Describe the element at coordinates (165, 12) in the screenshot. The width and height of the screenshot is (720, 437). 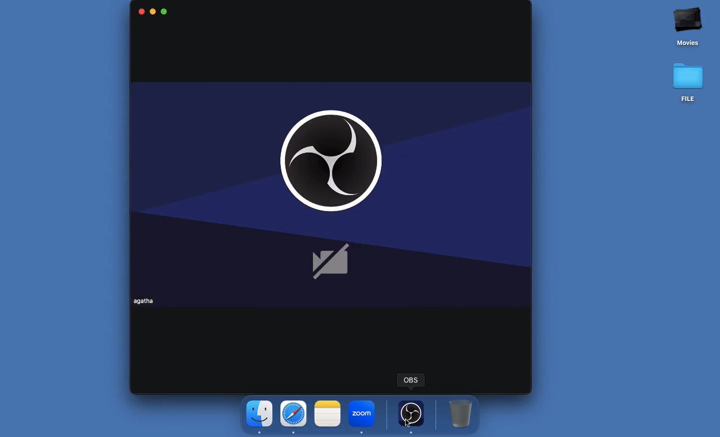
I see `Maximize` at that location.